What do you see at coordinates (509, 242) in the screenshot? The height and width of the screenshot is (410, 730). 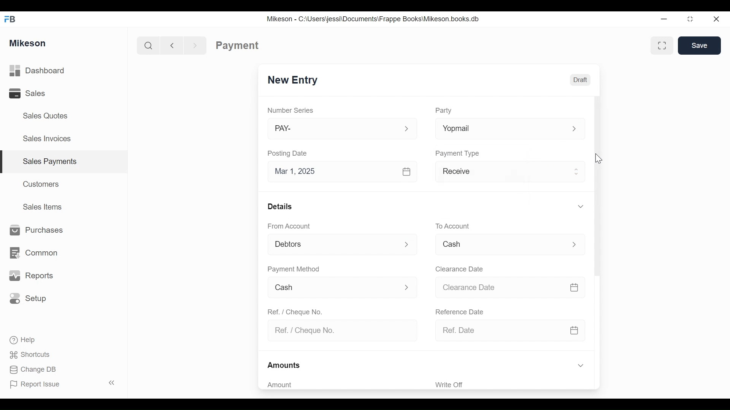 I see `` at bounding box center [509, 242].